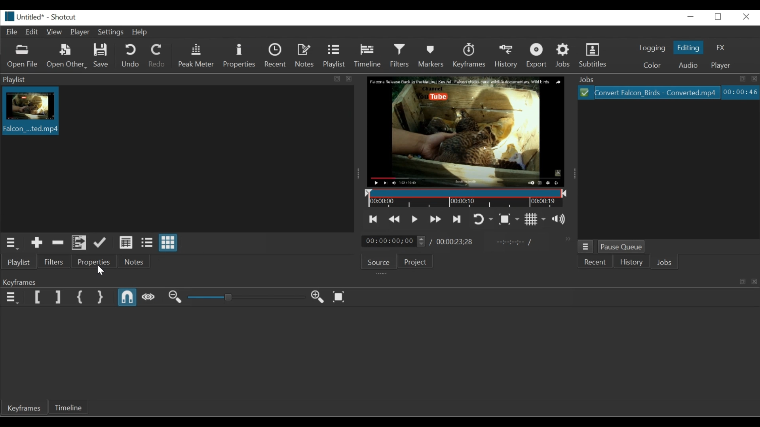  What do you see at coordinates (148, 299) in the screenshot?
I see `Scrub while dragging` at bounding box center [148, 299].